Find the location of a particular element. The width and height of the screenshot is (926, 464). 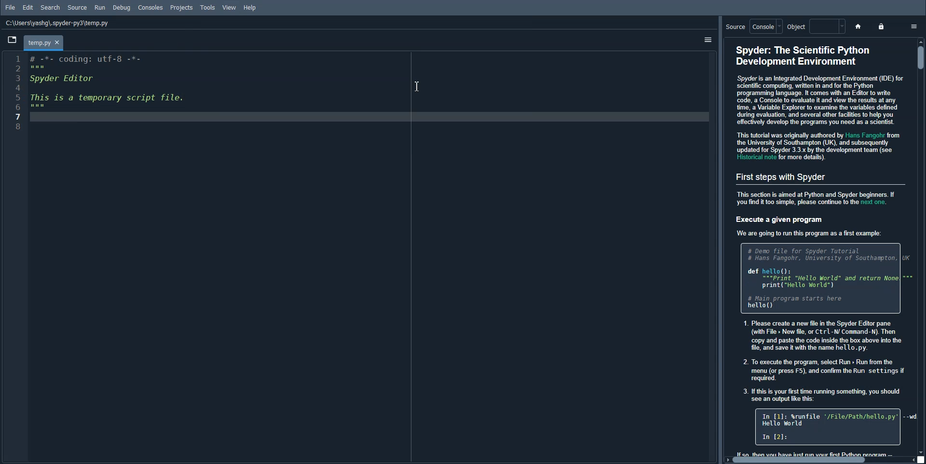

File is located at coordinates (11, 7).